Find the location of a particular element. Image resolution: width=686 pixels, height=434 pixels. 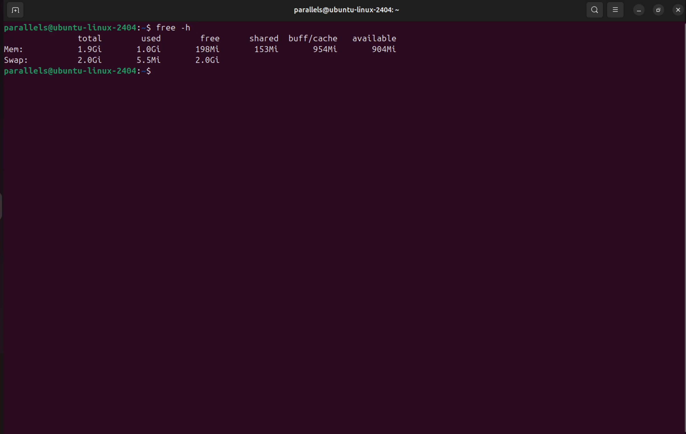

198 Mi is located at coordinates (208, 49).